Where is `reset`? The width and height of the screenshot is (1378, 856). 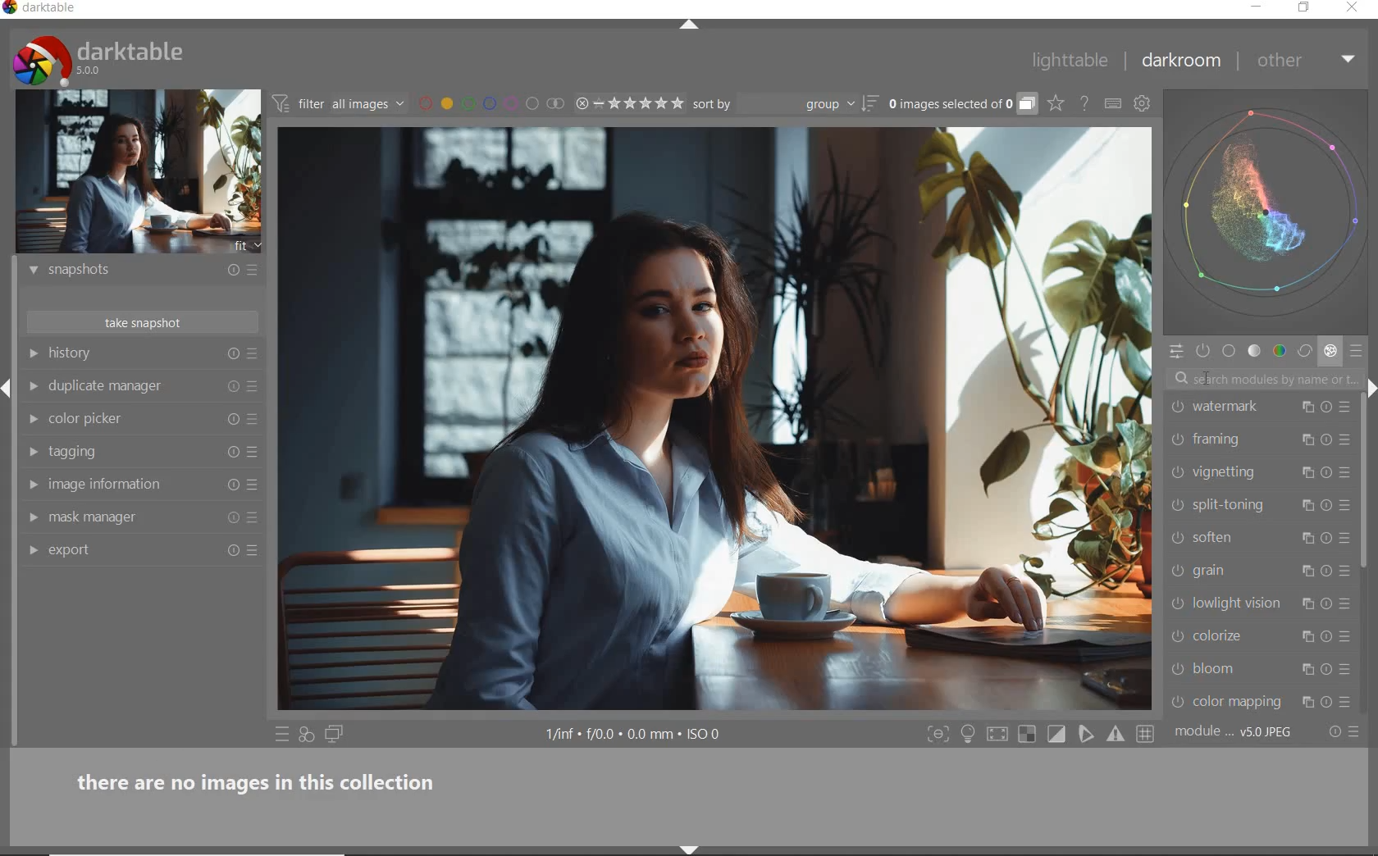 reset is located at coordinates (1329, 602).